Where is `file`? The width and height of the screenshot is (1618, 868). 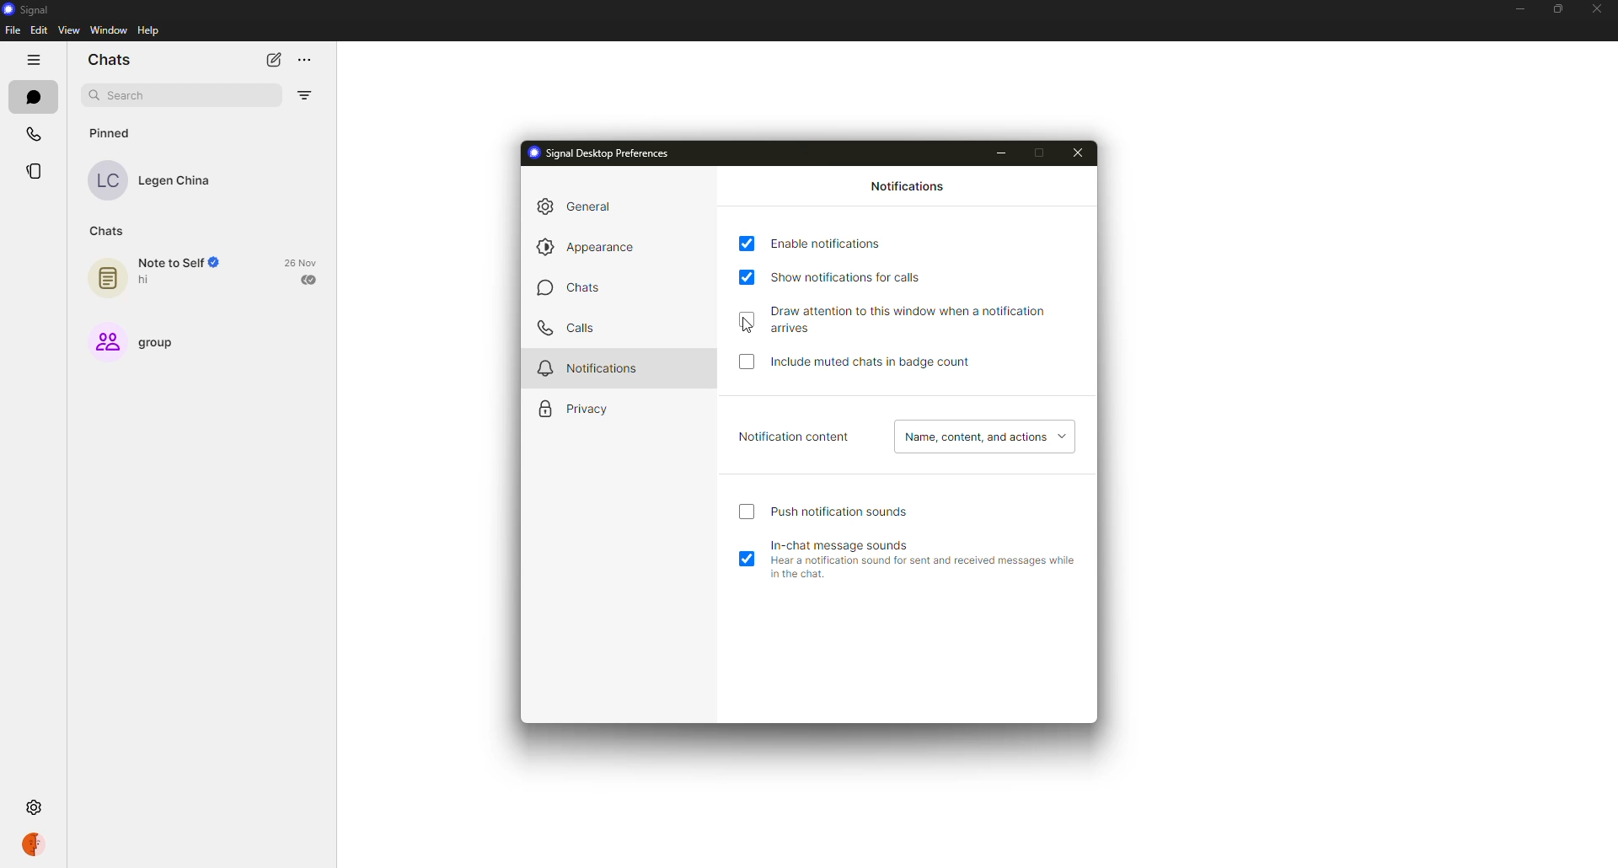 file is located at coordinates (12, 30).